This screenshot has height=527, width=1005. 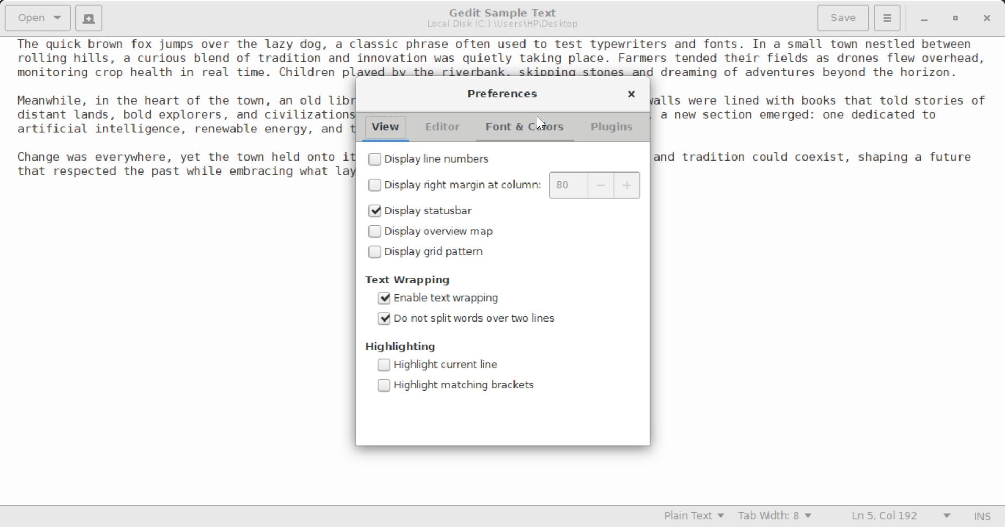 What do you see at coordinates (89, 17) in the screenshot?
I see `Create Documents` at bounding box center [89, 17].